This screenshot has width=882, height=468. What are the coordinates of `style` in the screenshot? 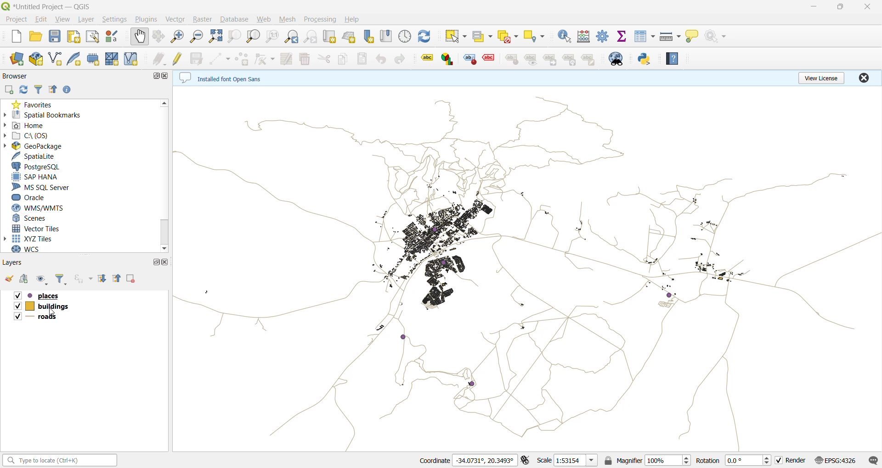 It's located at (470, 59).